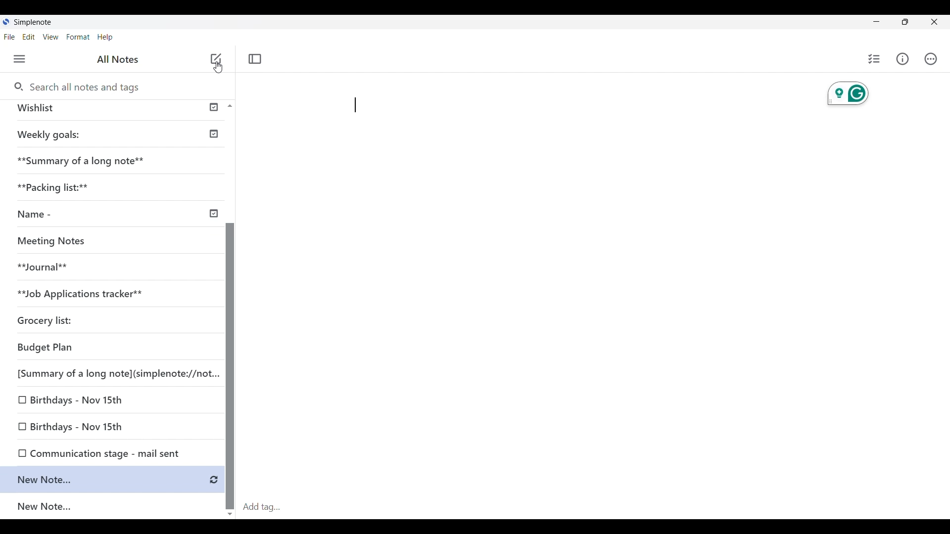 The width and height of the screenshot is (950, 534). I want to click on Toggle focus mode, so click(255, 59).